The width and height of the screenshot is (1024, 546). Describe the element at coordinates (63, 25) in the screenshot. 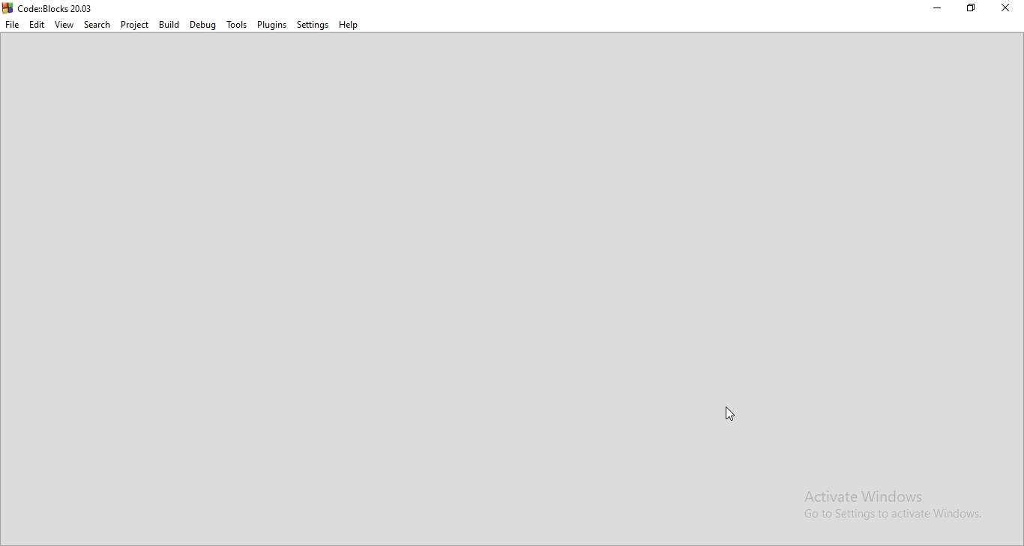

I see `View ` at that location.